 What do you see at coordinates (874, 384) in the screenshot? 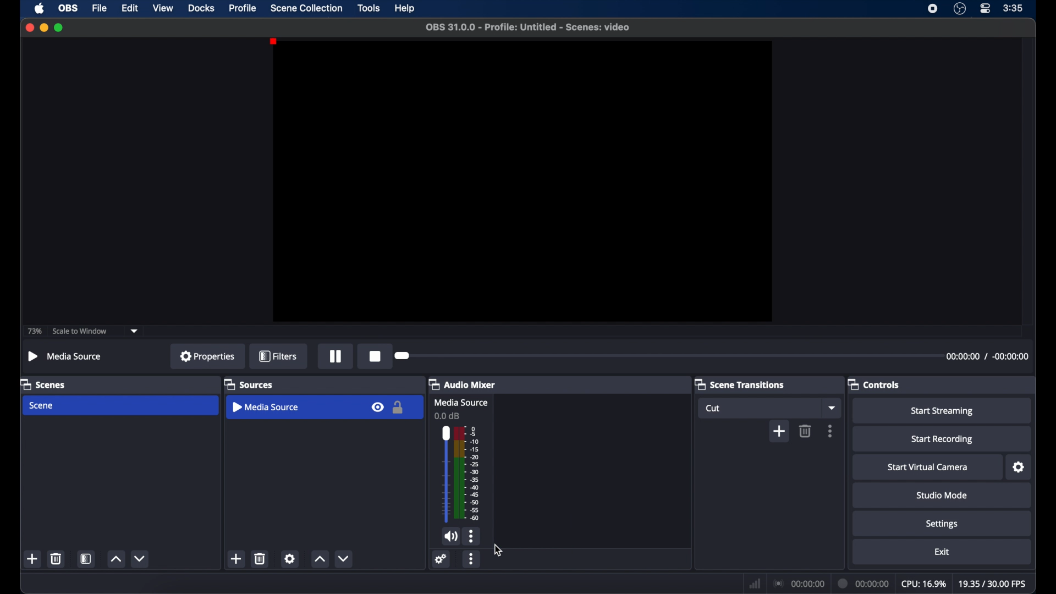
I see `controls` at bounding box center [874, 384].